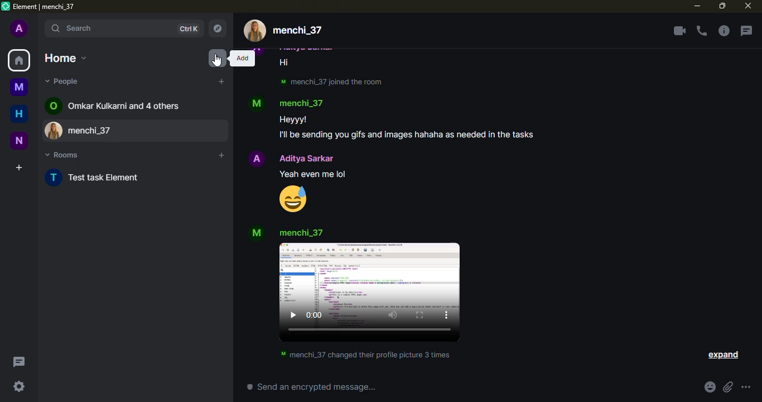 Image resolution: width=762 pixels, height=402 pixels. Describe the element at coordinates (697, 6) in the screenshot. I see `minimize` at that location.